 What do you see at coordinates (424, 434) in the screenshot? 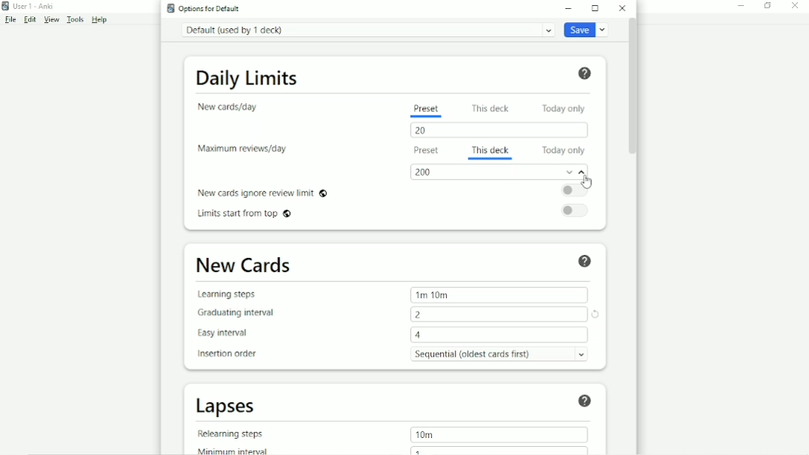
I see `10m` at bounding box center [424, 434].